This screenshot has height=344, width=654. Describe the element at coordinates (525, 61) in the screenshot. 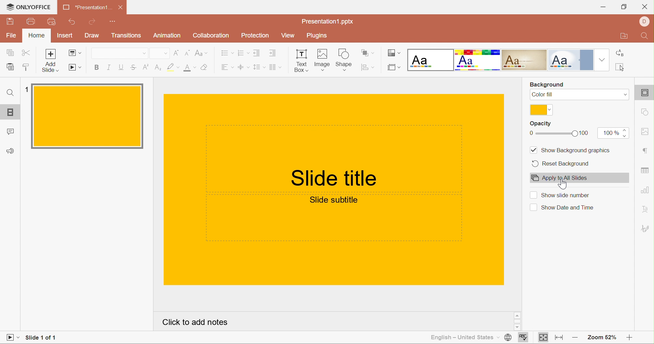

I see `Classic` at that location.